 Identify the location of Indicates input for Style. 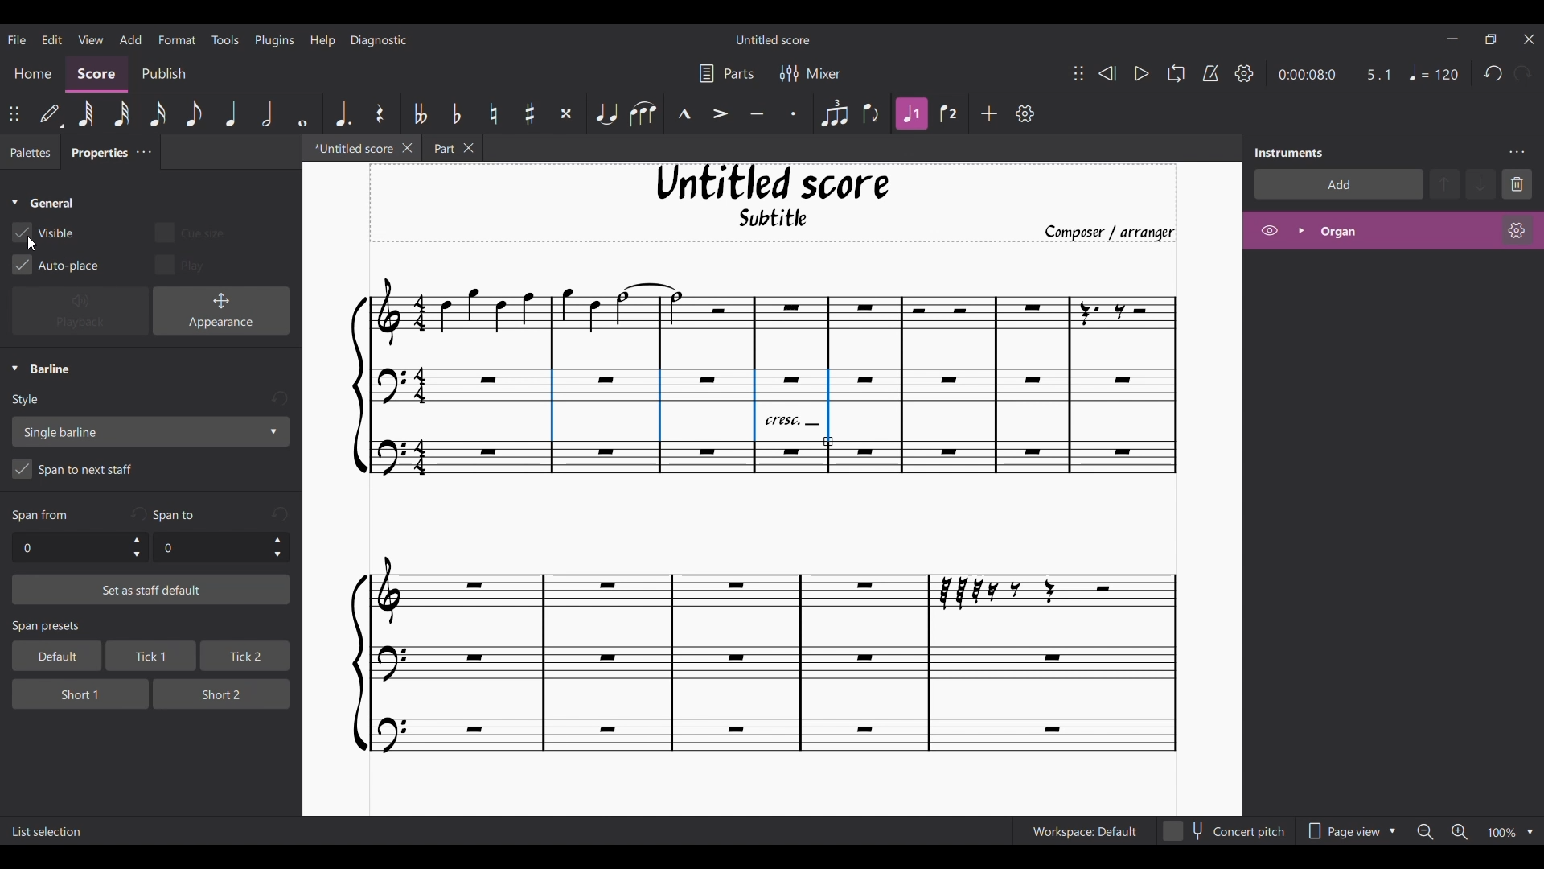
(29, 401).